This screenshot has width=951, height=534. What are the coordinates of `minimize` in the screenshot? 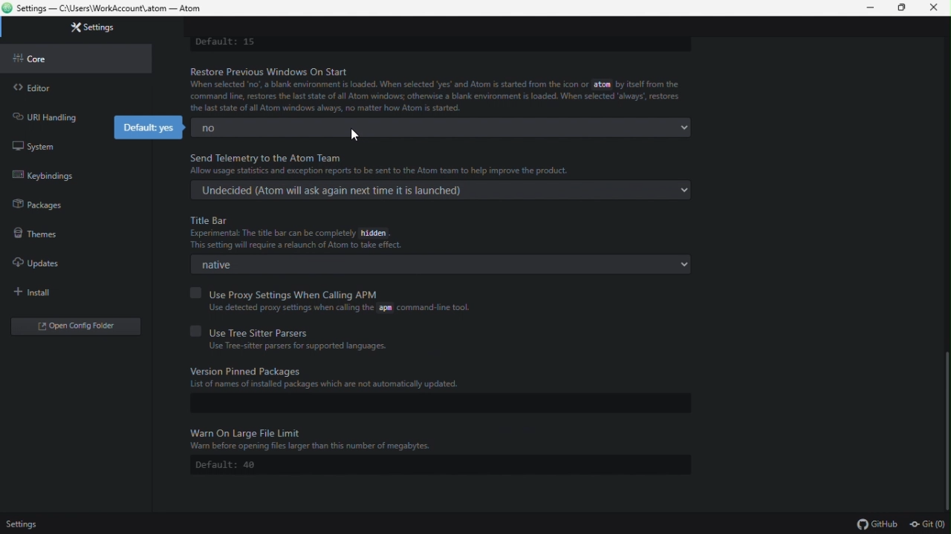 It's located at (872, 8).